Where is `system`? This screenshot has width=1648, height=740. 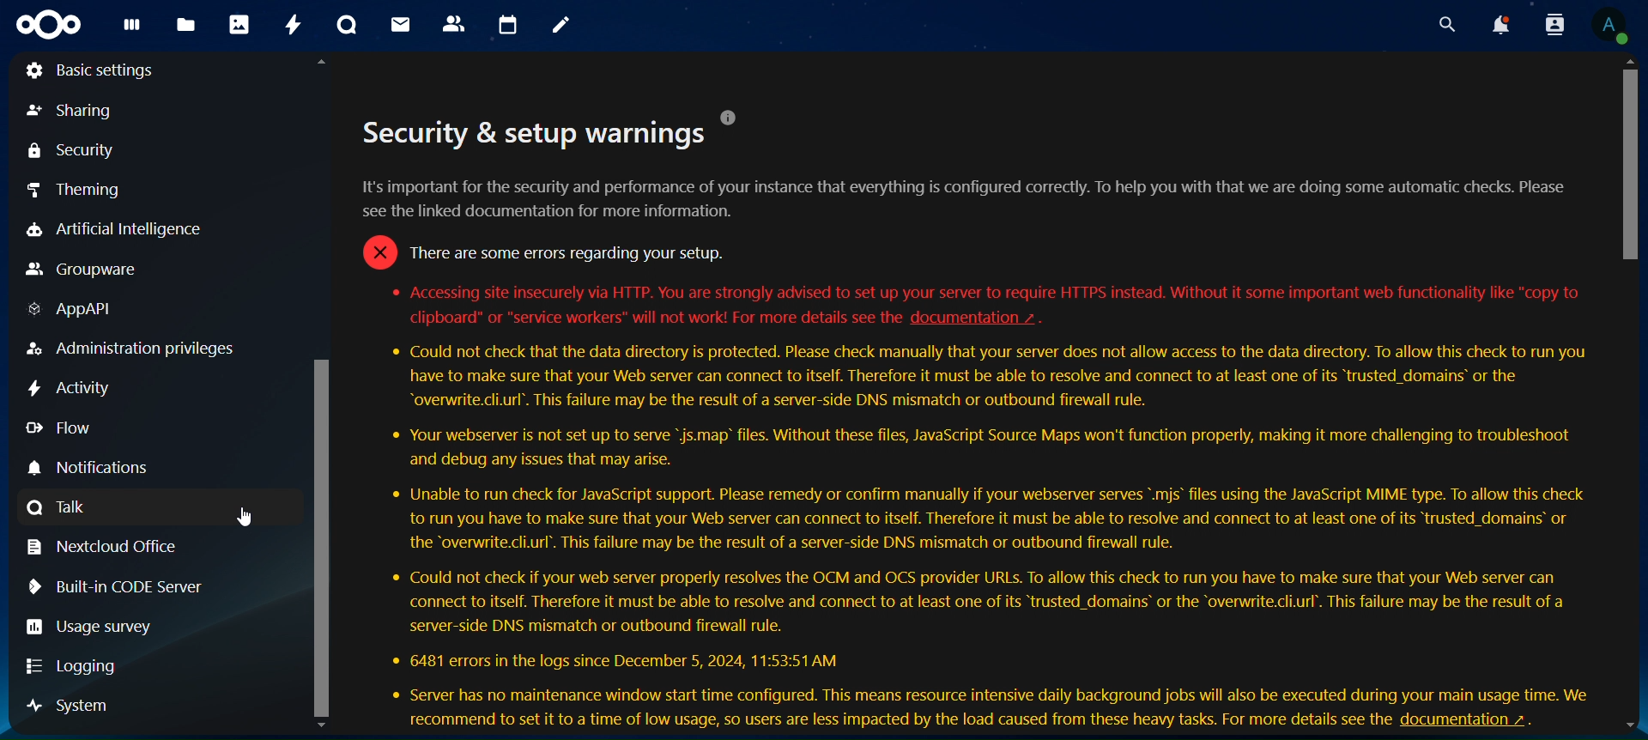 system is located at coordinates (75, 707).